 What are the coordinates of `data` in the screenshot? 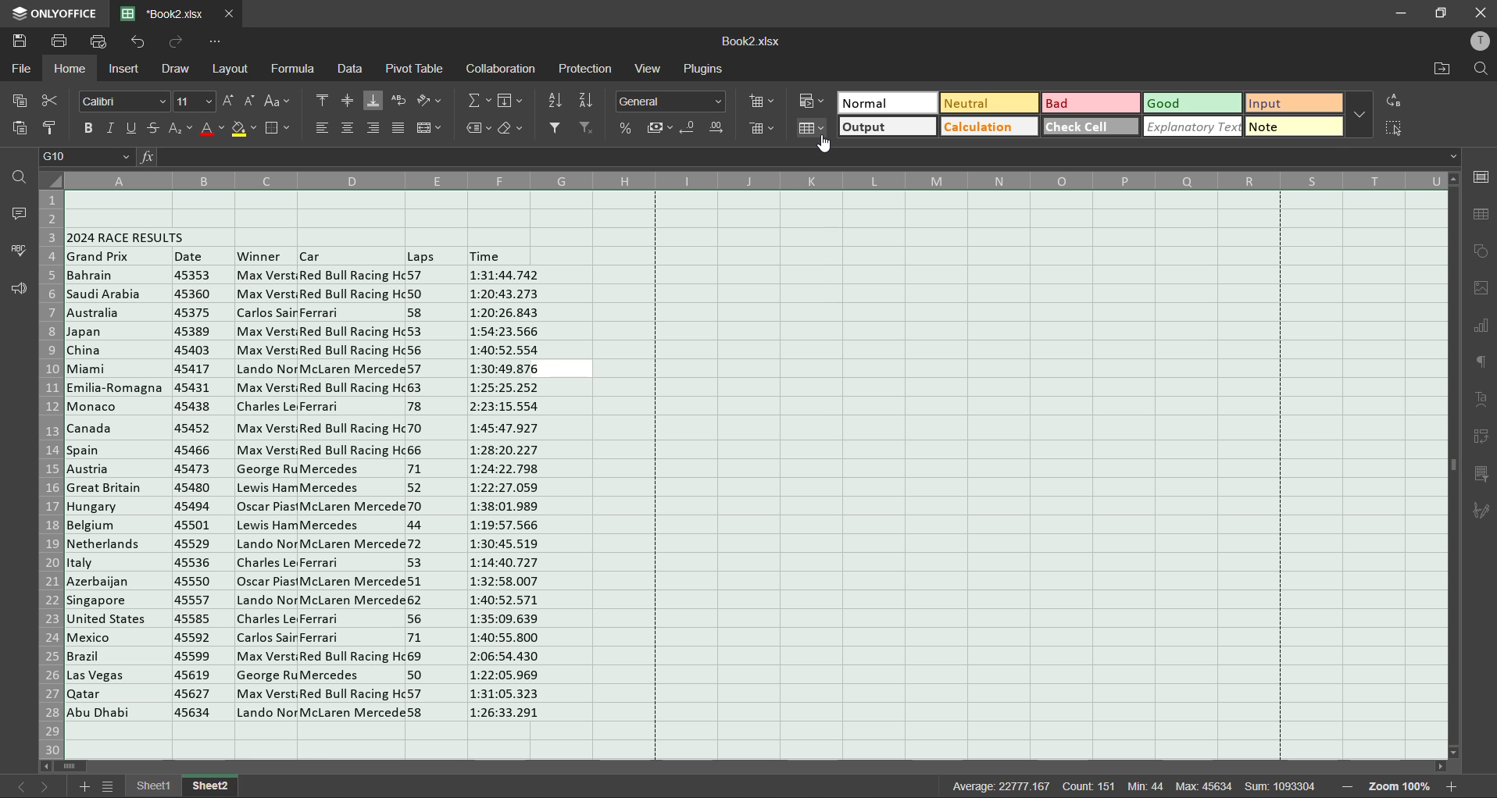 It's located at (348, 71).